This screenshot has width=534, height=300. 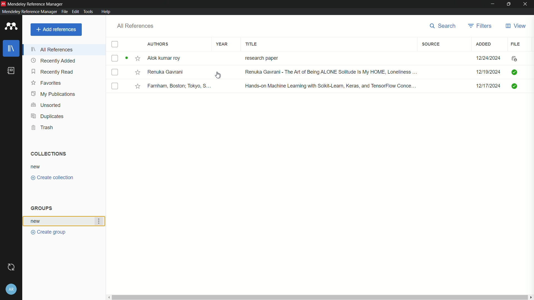 What do you see at coordinates (509, 4) in the screenshot?
I see `maximize` at bounding box center [509, 4].